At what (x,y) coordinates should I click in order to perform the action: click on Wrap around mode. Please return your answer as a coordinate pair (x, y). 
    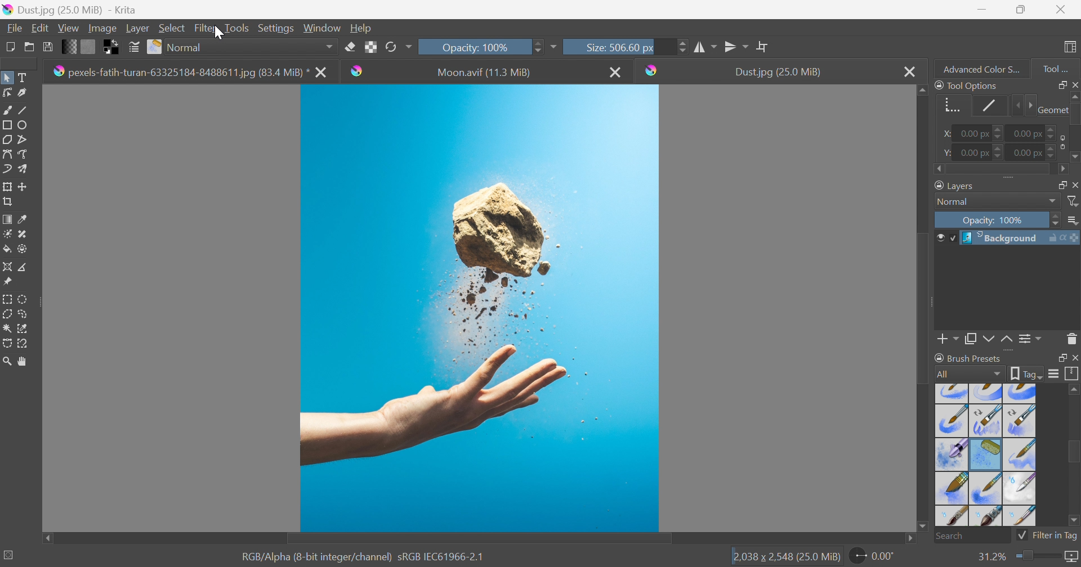
    Looking at the image, I should click on (764, 46).